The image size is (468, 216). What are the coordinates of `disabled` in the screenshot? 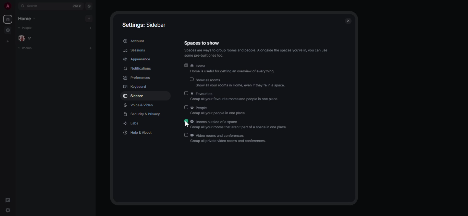 It's located at (186, 135).